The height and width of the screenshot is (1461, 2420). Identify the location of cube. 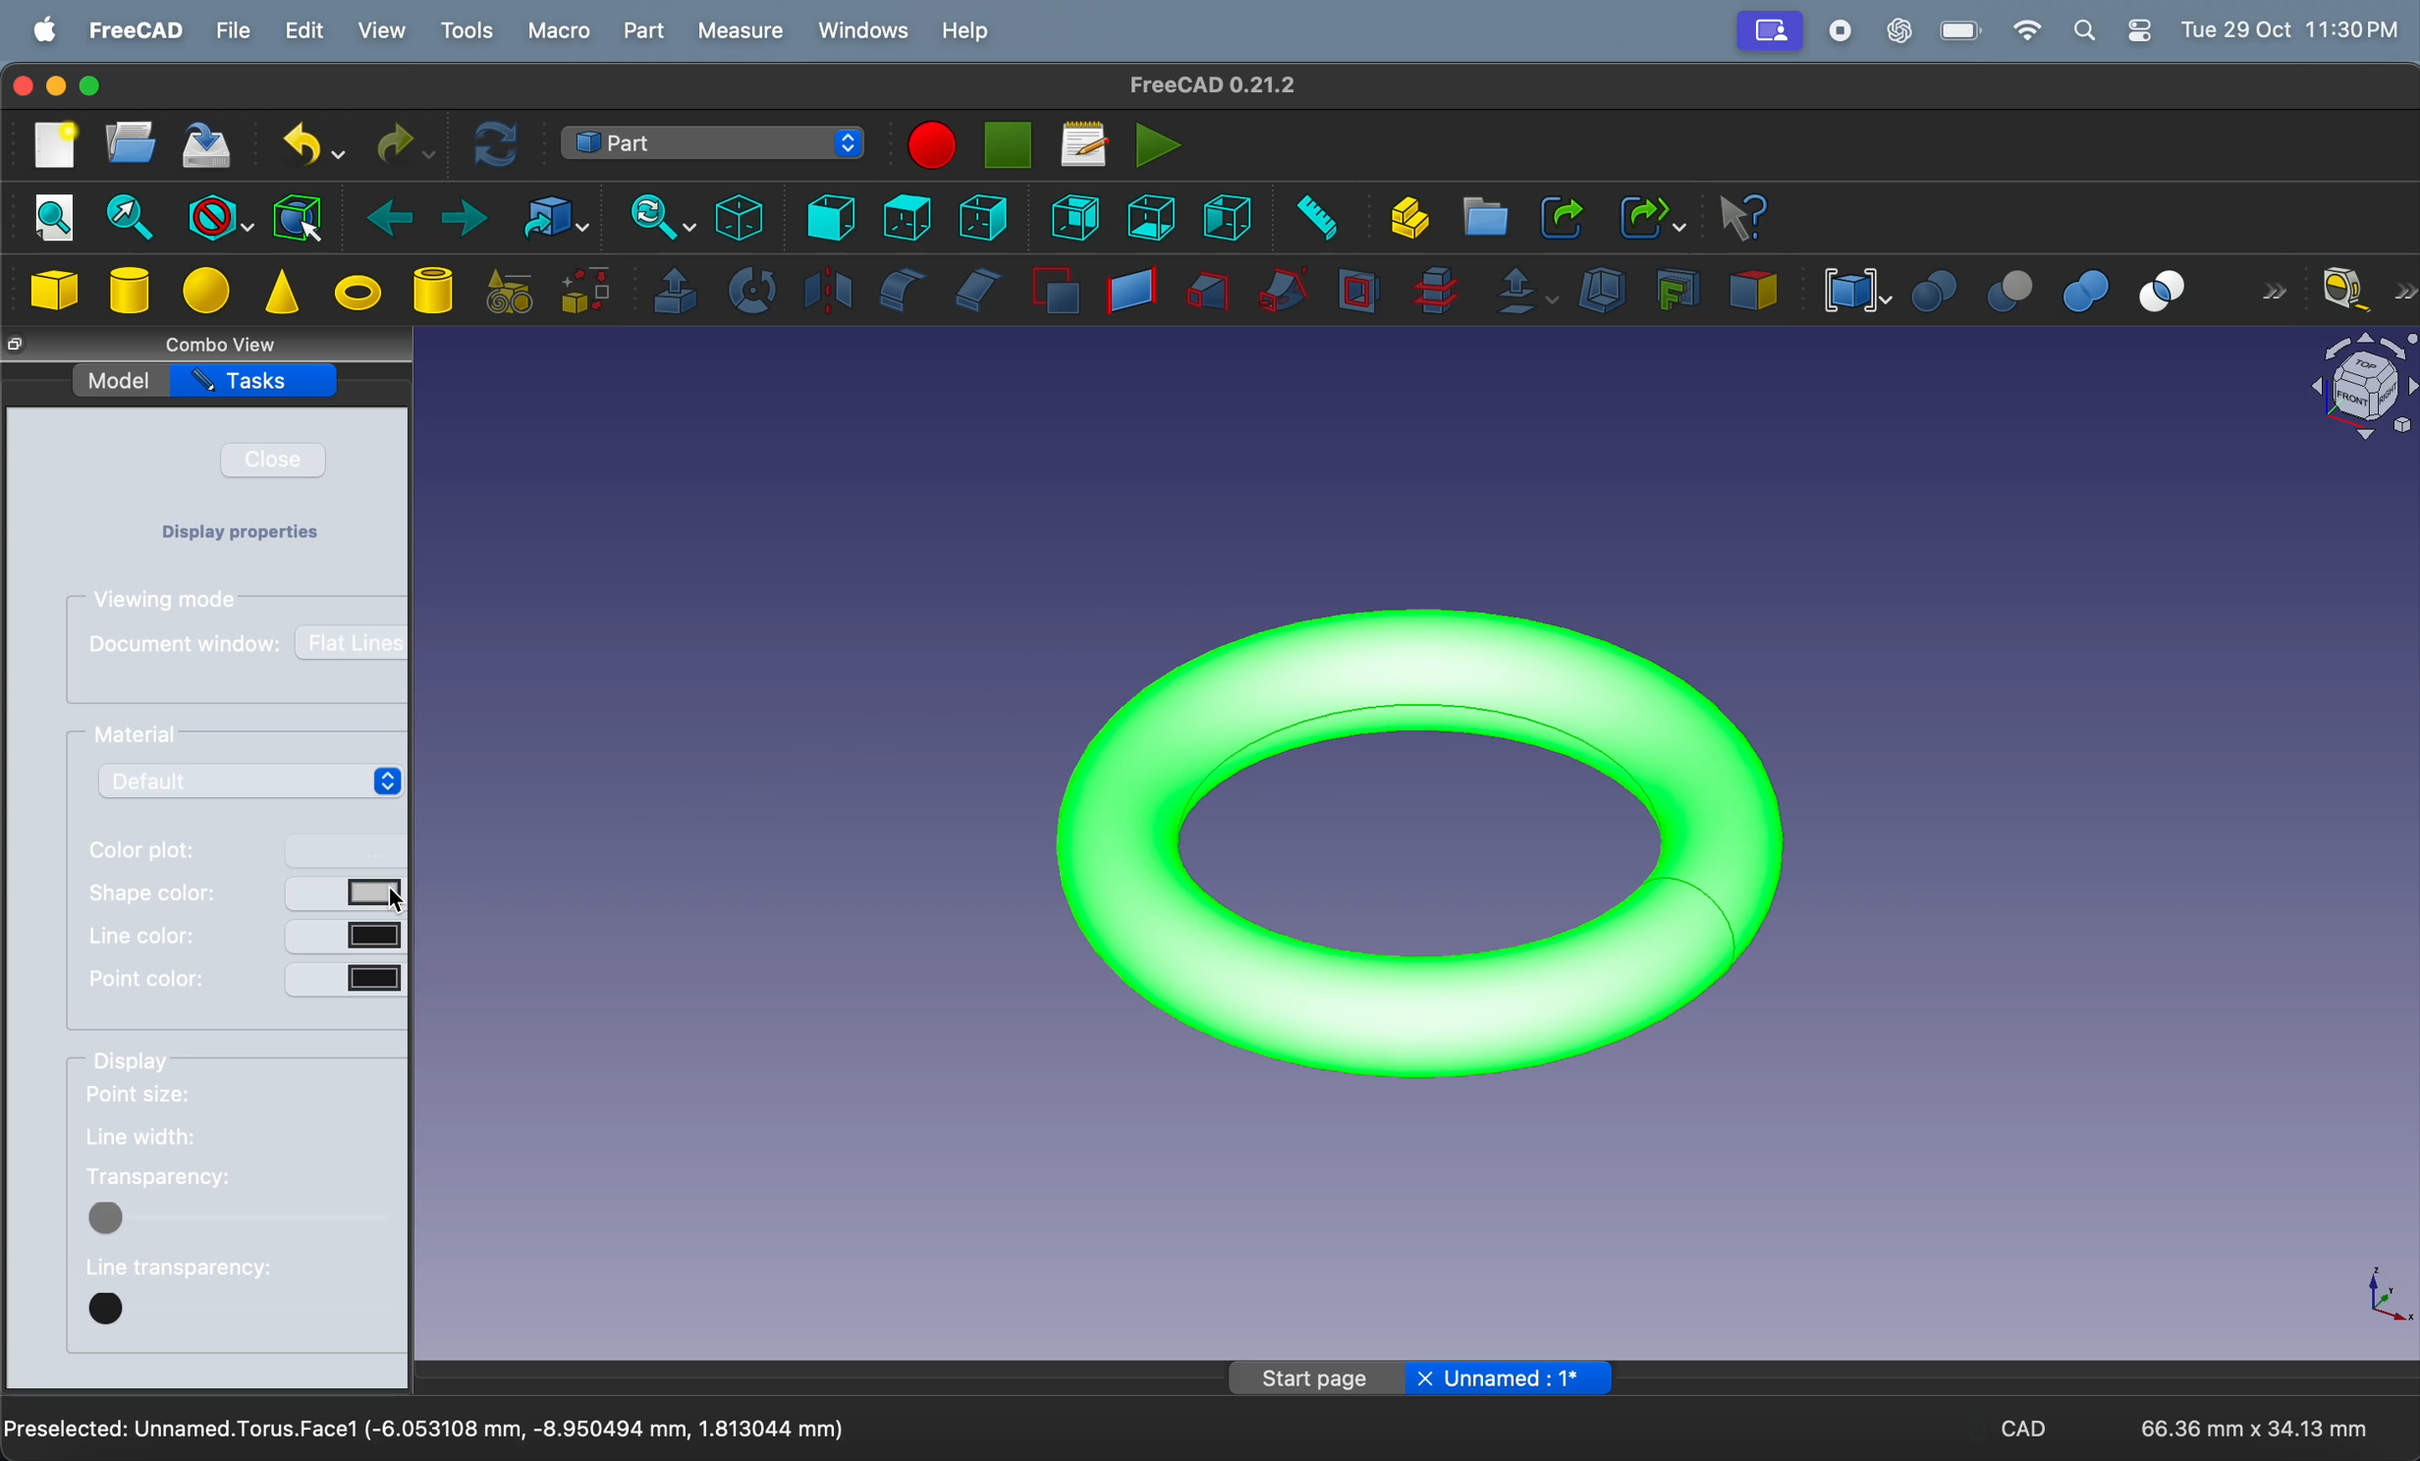
(58, 290).